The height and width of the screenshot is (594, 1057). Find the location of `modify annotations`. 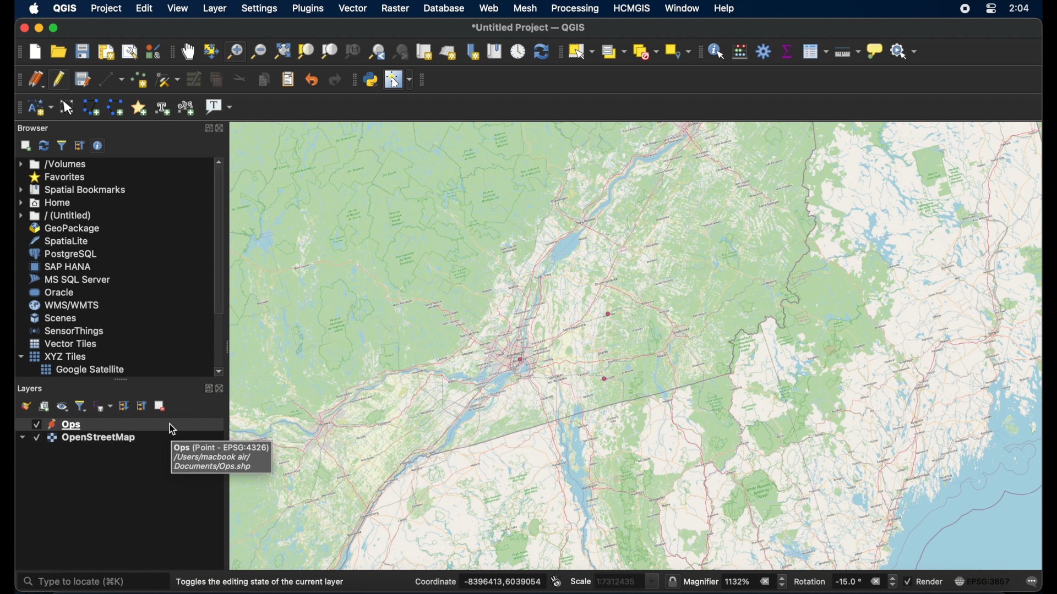

modify annotations is located at coordinates (68, 108).